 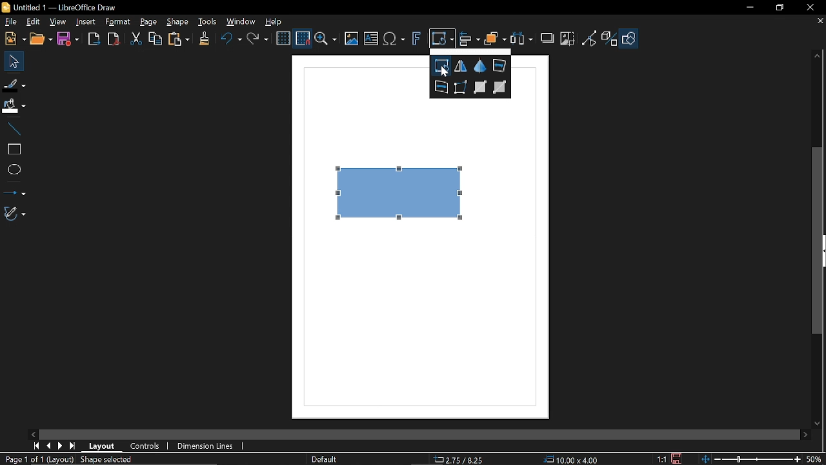 I want to click on Close tab, so click(x=819, y=22).